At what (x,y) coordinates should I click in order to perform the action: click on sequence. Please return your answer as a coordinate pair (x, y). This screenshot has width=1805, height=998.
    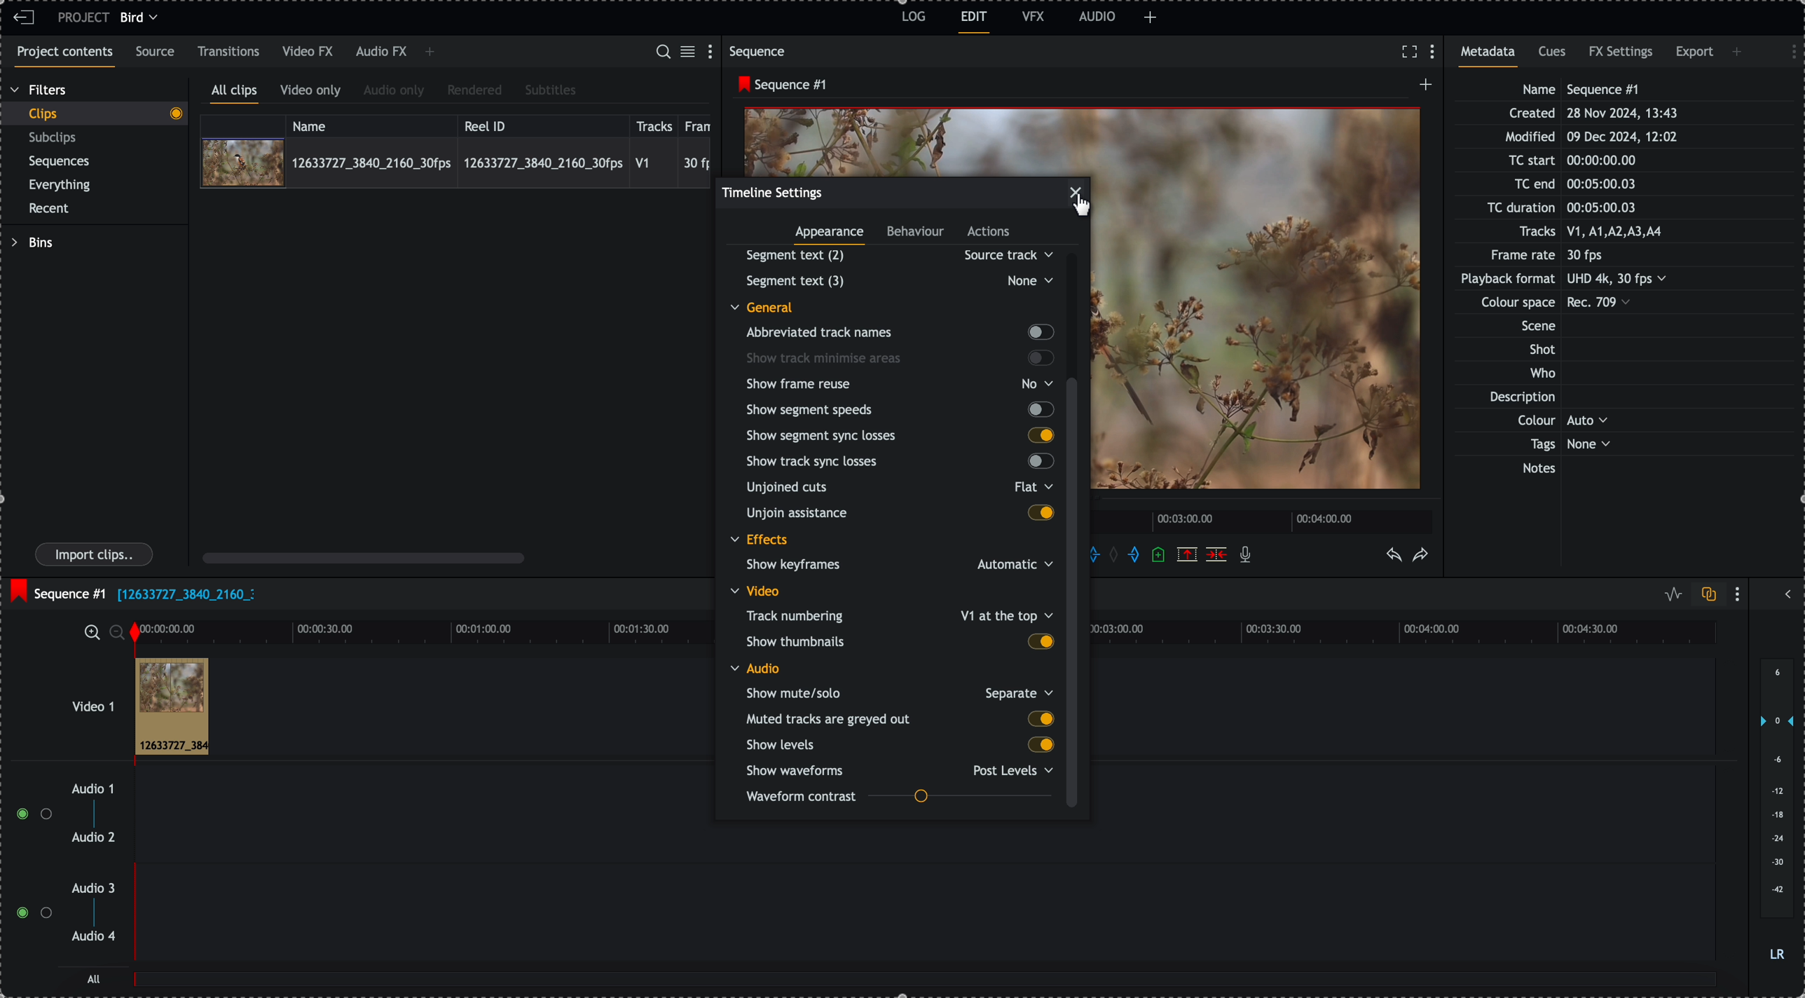
    Looking at the image, I should click on (760, 51).